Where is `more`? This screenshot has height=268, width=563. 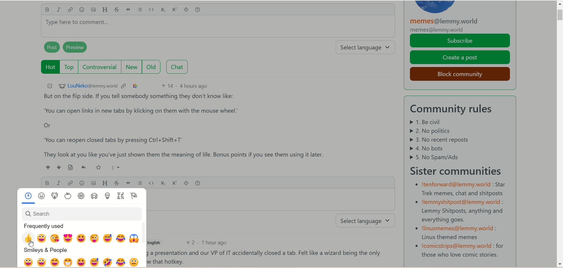
more is located at coordinates (114, 167).